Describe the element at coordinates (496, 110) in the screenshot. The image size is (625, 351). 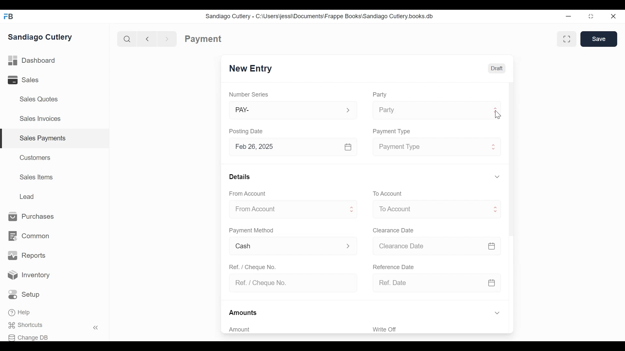
I see `Expand` at that location.